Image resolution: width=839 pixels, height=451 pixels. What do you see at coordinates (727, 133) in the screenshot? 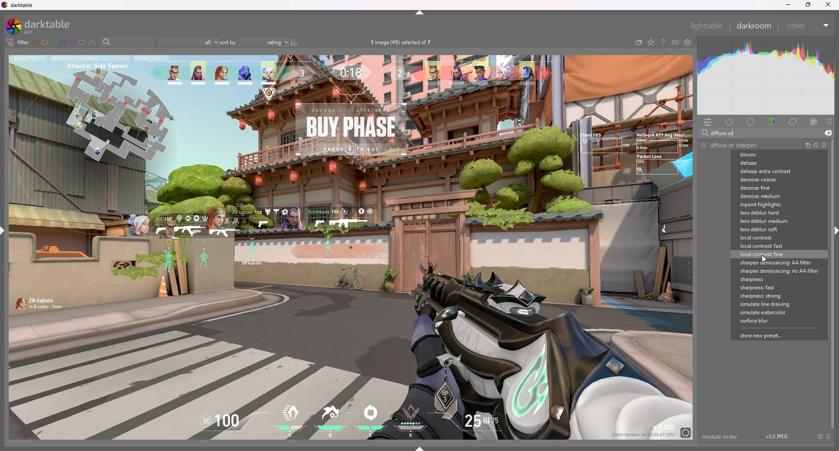
I see `input` at bounding box center [727, 133].